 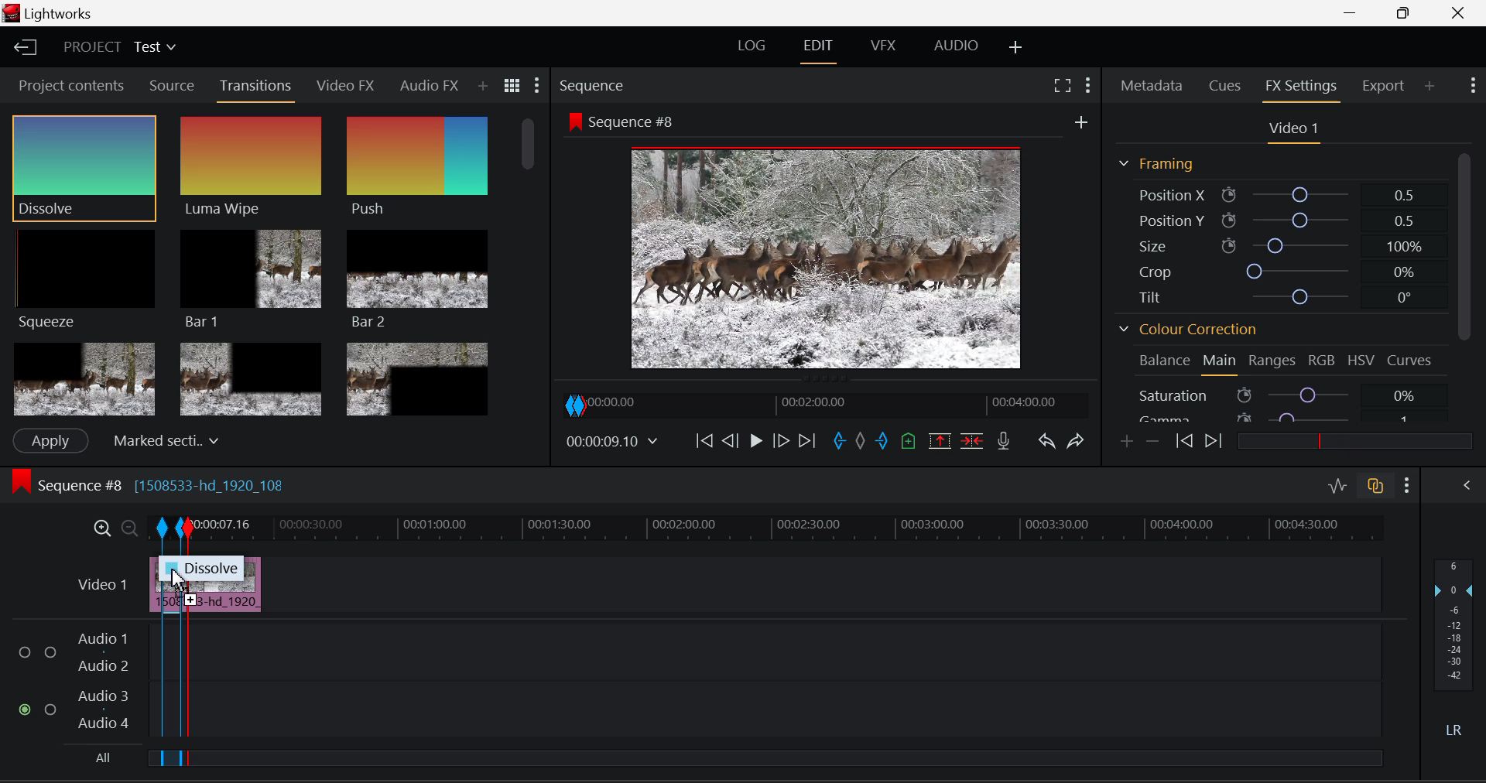 I want to click on Apply, so click(x=51, y=441).